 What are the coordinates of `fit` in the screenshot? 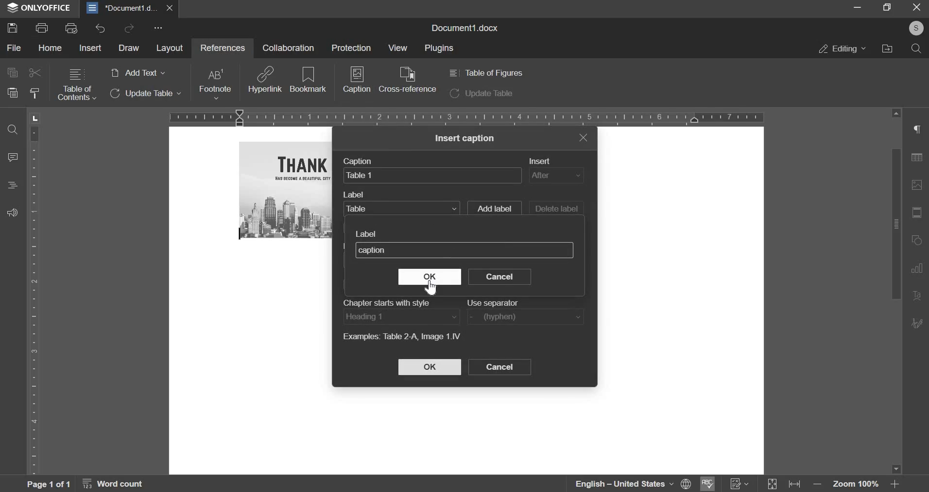 It's located at (918, 213).